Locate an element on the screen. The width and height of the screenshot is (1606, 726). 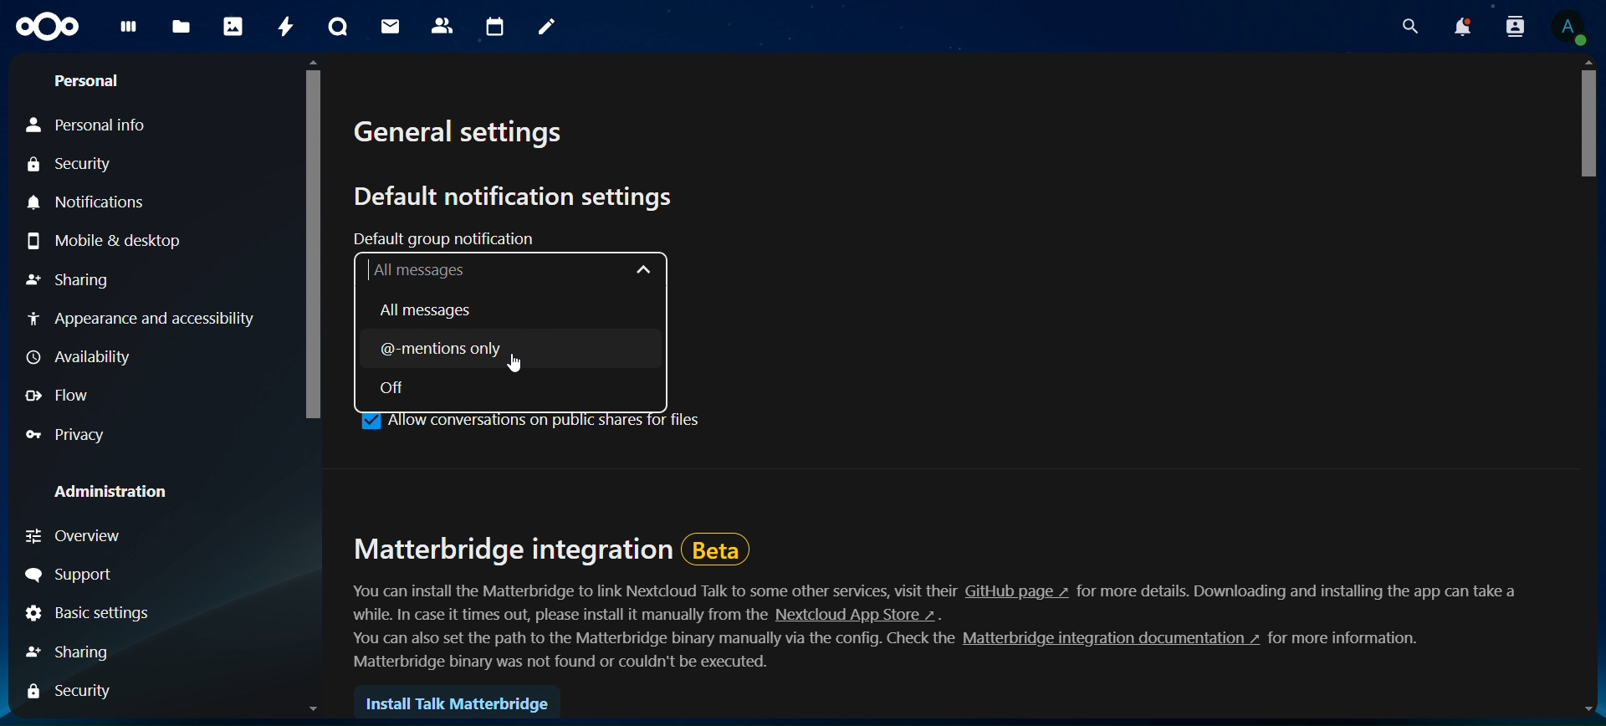
availability is located at coordinates (79, 359).